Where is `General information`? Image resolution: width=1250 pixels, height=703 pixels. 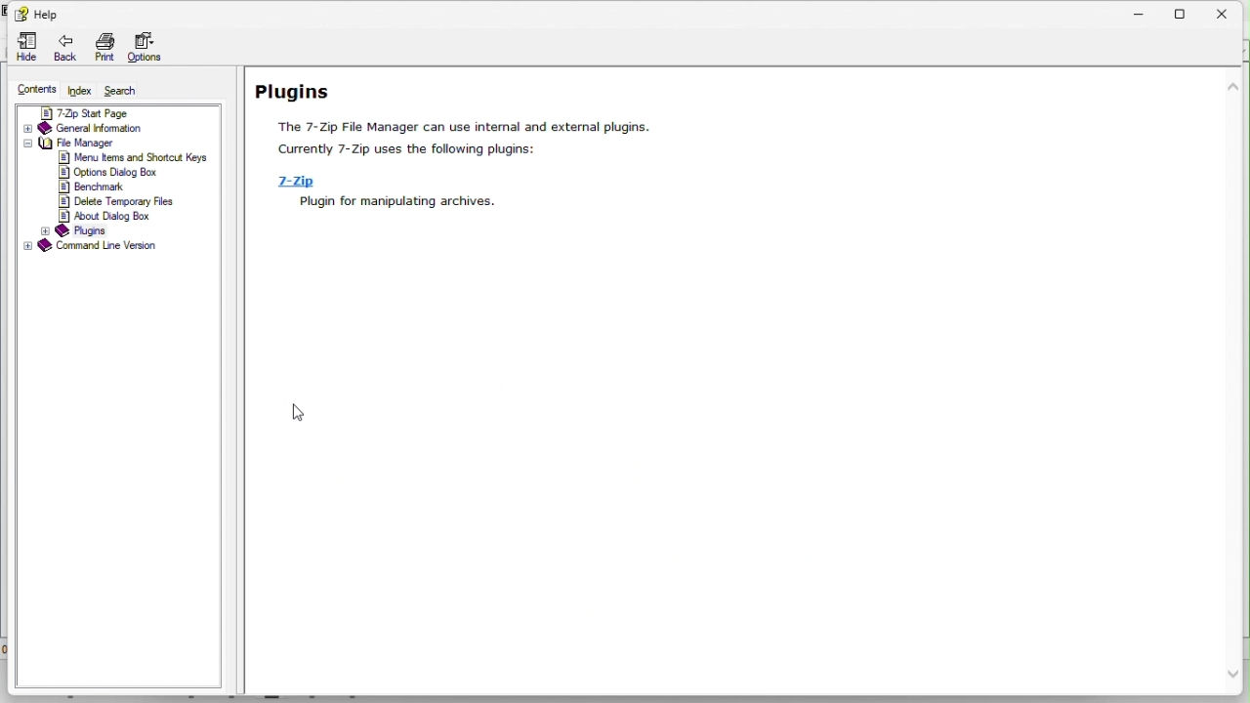
General information is located at coordinates (104, 128).